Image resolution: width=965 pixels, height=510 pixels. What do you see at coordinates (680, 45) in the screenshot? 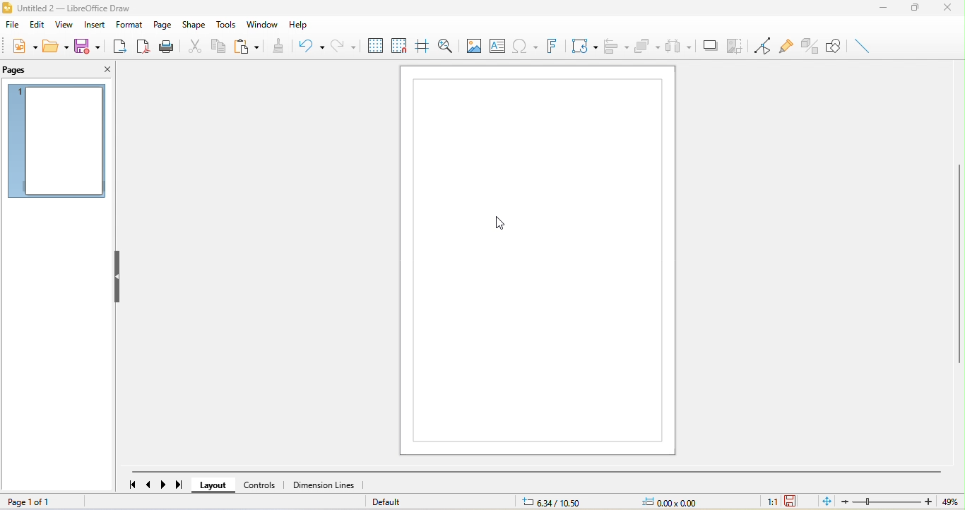
I see `select at least three object to distribute` at bounding box center [680, 45].